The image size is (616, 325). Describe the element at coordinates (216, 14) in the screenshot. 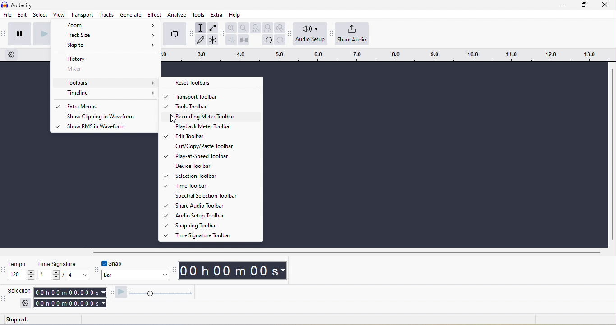

I see `extra` at that location.